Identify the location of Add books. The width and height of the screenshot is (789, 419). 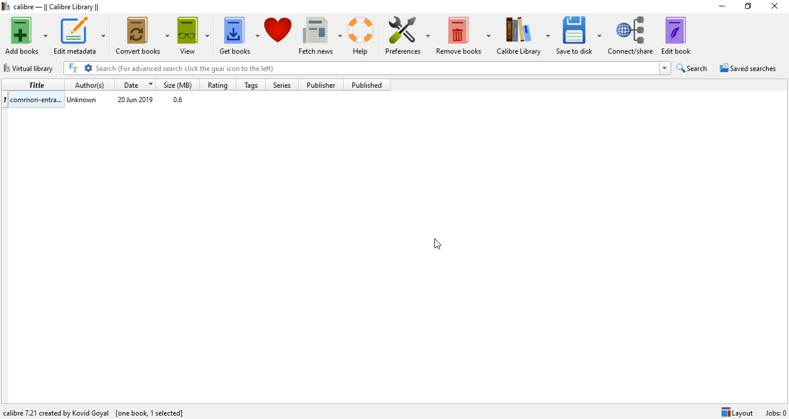
(25, 36).